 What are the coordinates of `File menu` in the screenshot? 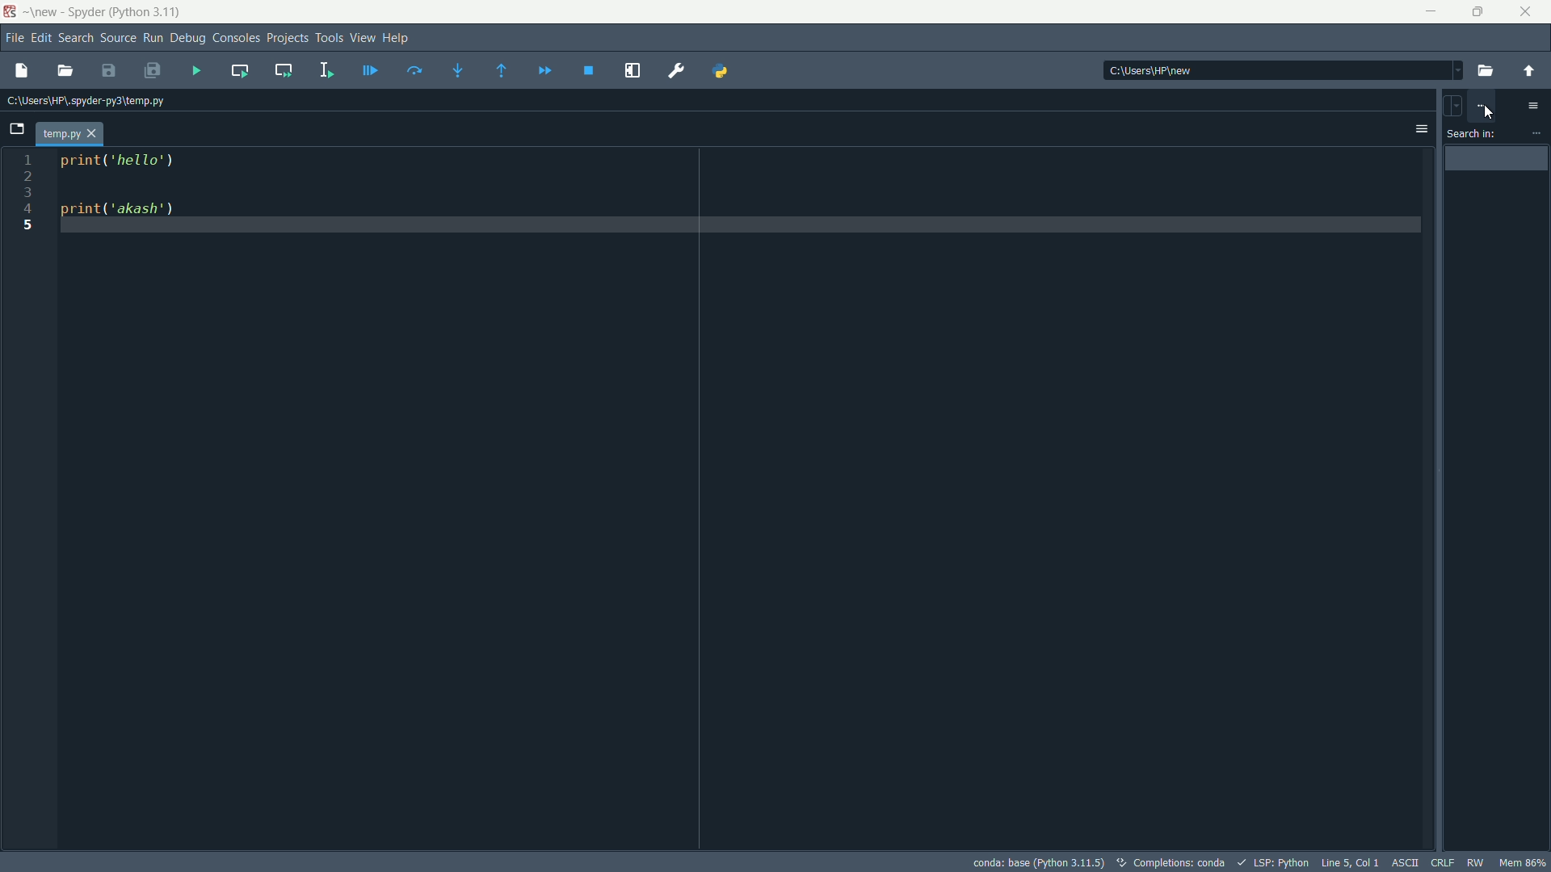 It's located at (11, 36).